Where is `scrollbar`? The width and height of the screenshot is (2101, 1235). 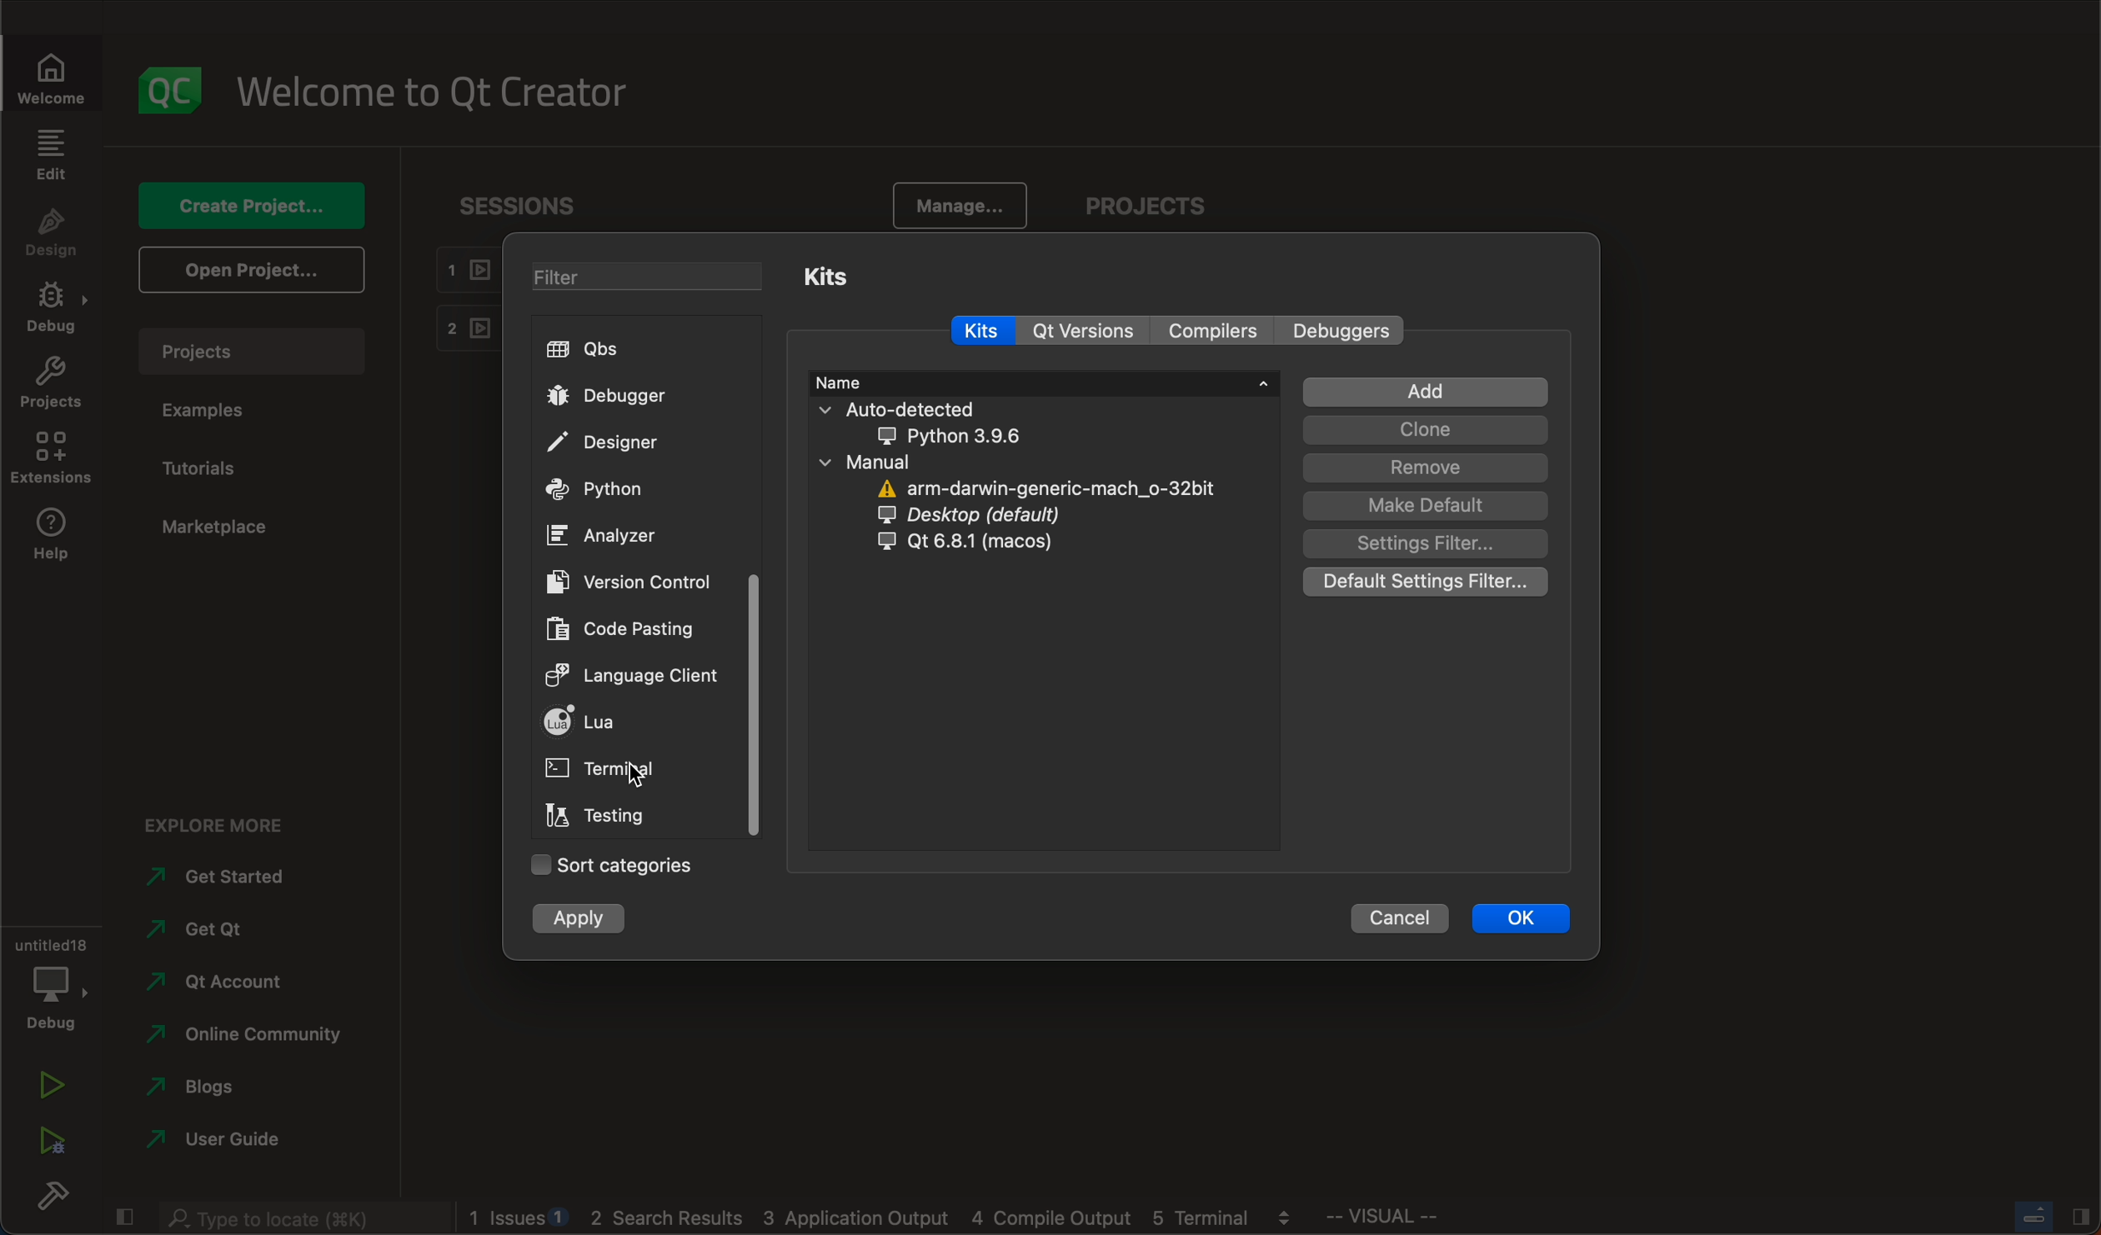 scrollbar is located at coordinates (753, 704).